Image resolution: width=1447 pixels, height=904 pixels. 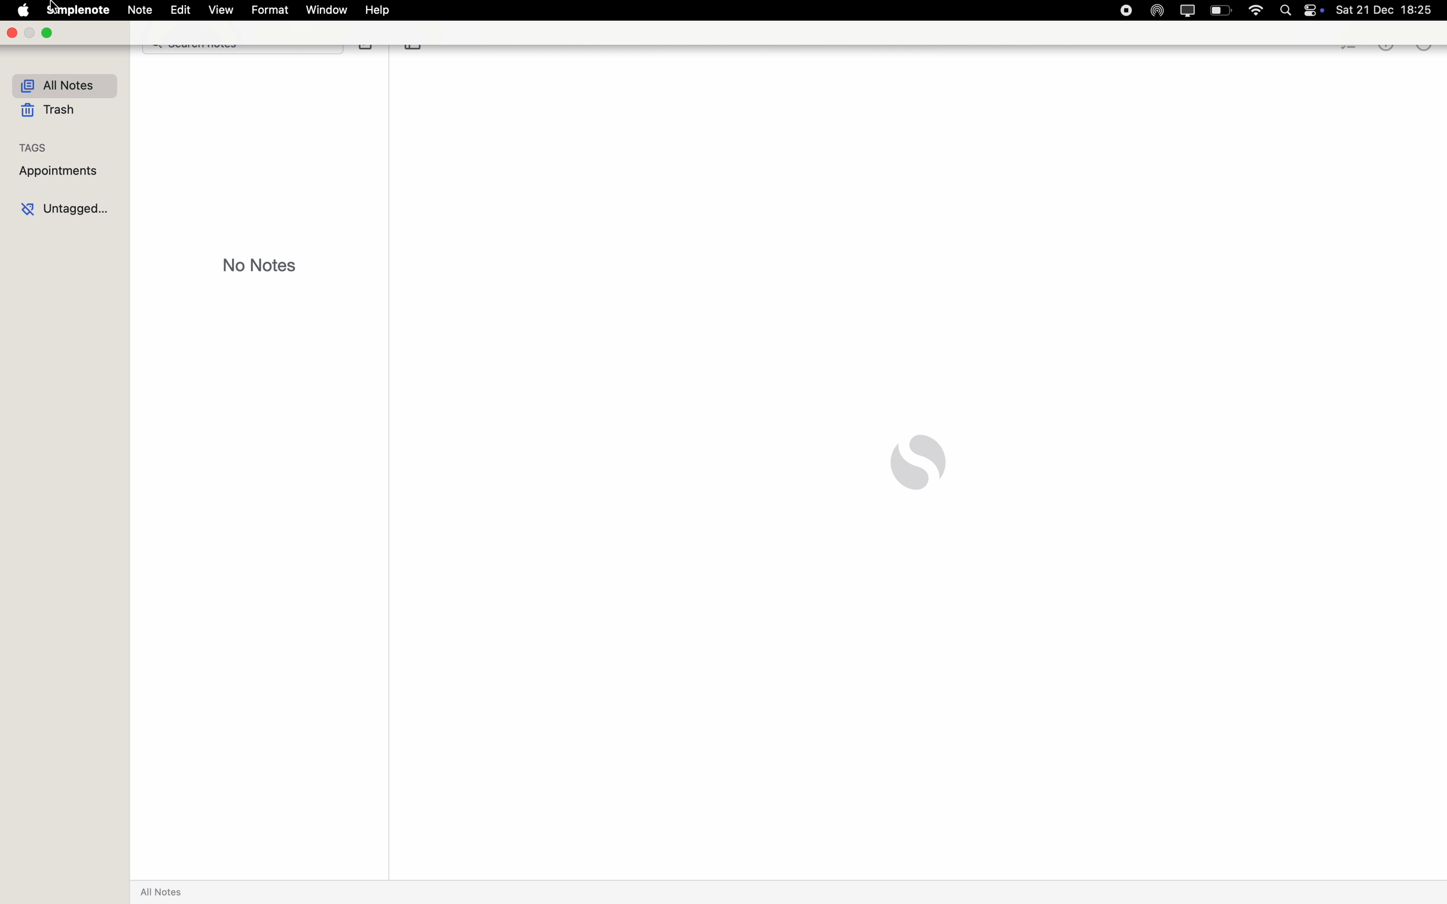 I want to click on help, so click(x=381, y=10).